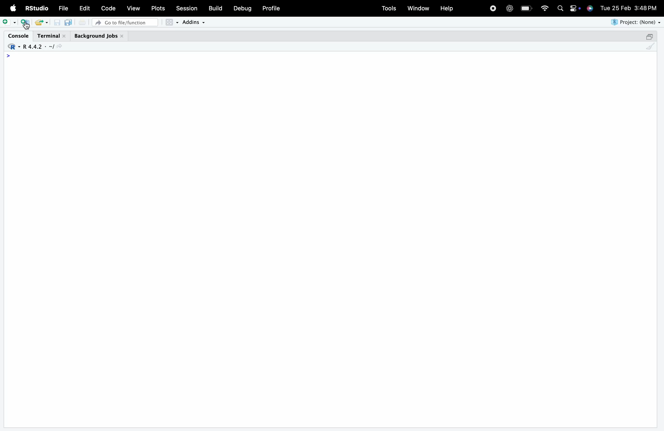  I want to click on print the current file, so click(82, 22).